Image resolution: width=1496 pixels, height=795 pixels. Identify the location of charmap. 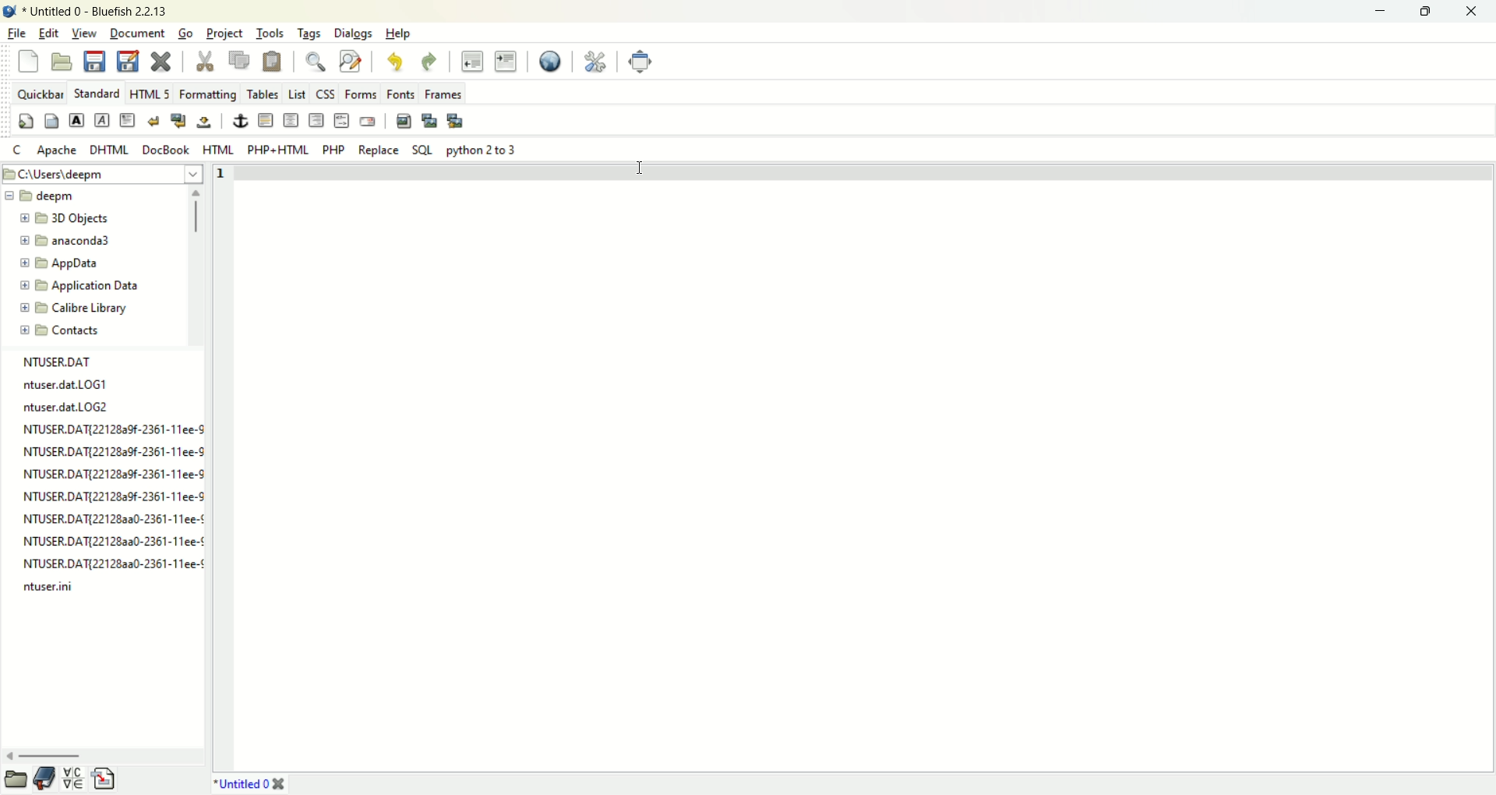
(76, 780).